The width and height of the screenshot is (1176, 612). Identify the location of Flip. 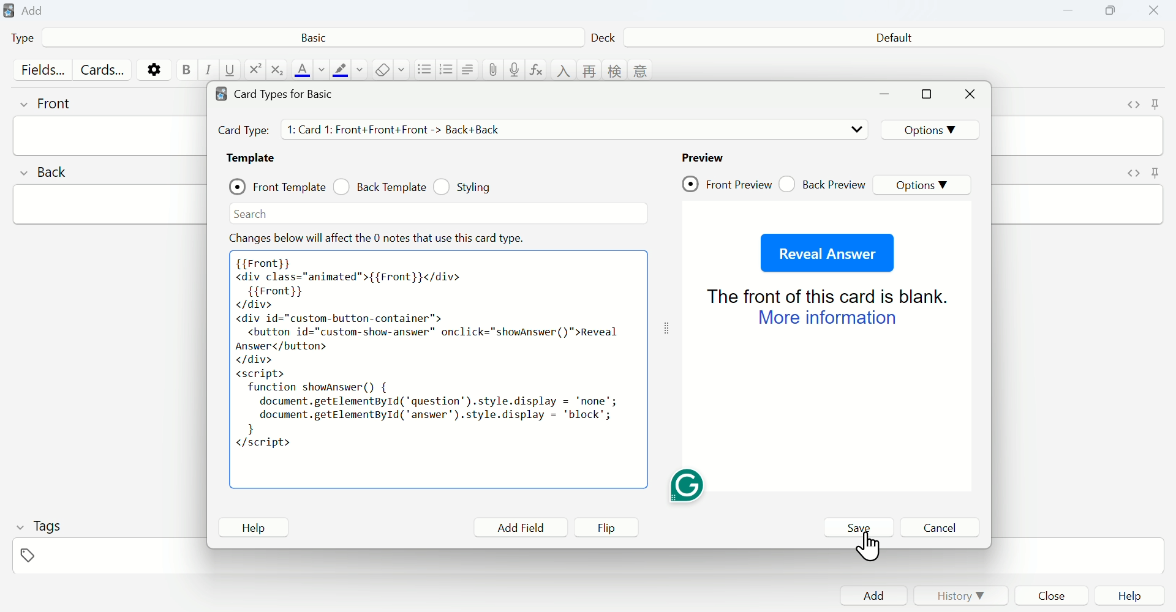
(606, 528).